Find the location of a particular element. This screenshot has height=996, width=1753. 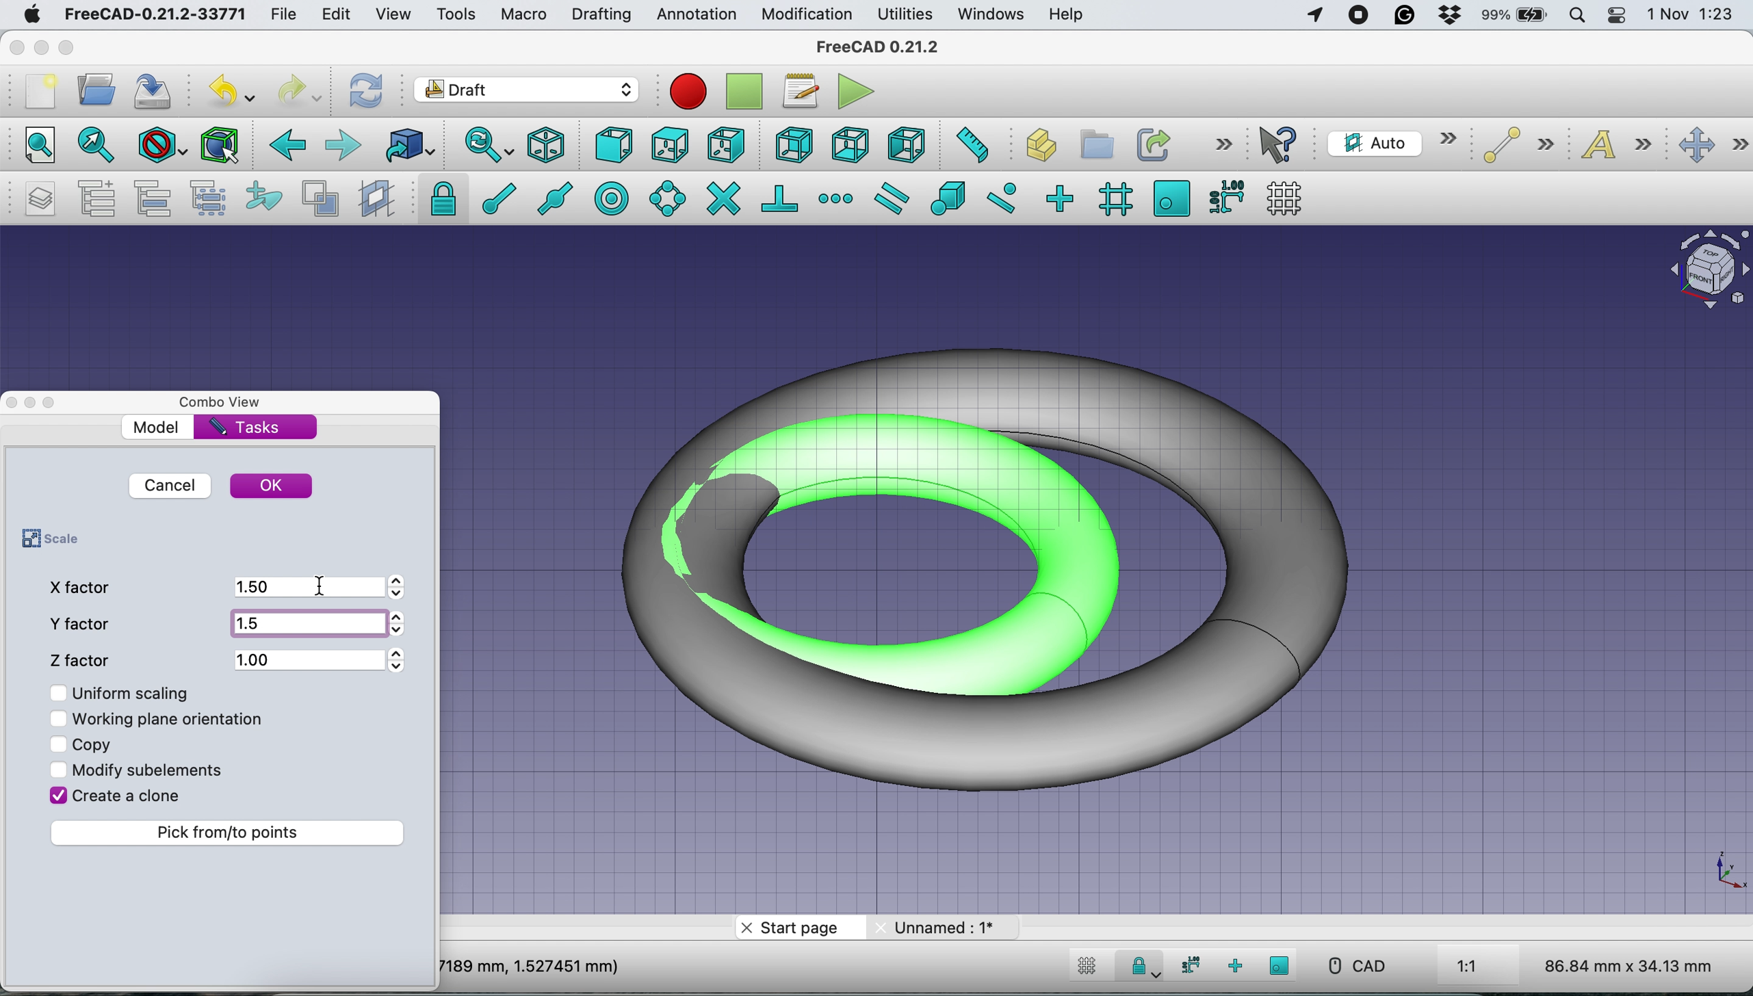

more options is located at coordinates (1221, 144).